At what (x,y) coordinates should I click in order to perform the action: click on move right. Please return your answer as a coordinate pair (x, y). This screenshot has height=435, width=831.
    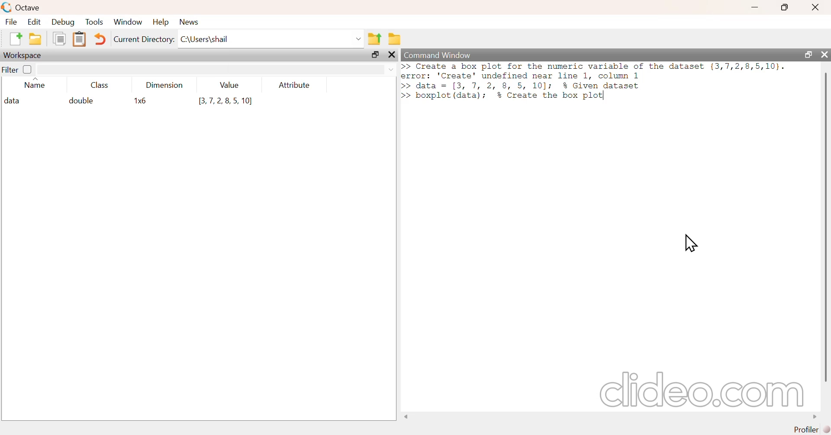
    Looking at the image, I should click on (812, 416).